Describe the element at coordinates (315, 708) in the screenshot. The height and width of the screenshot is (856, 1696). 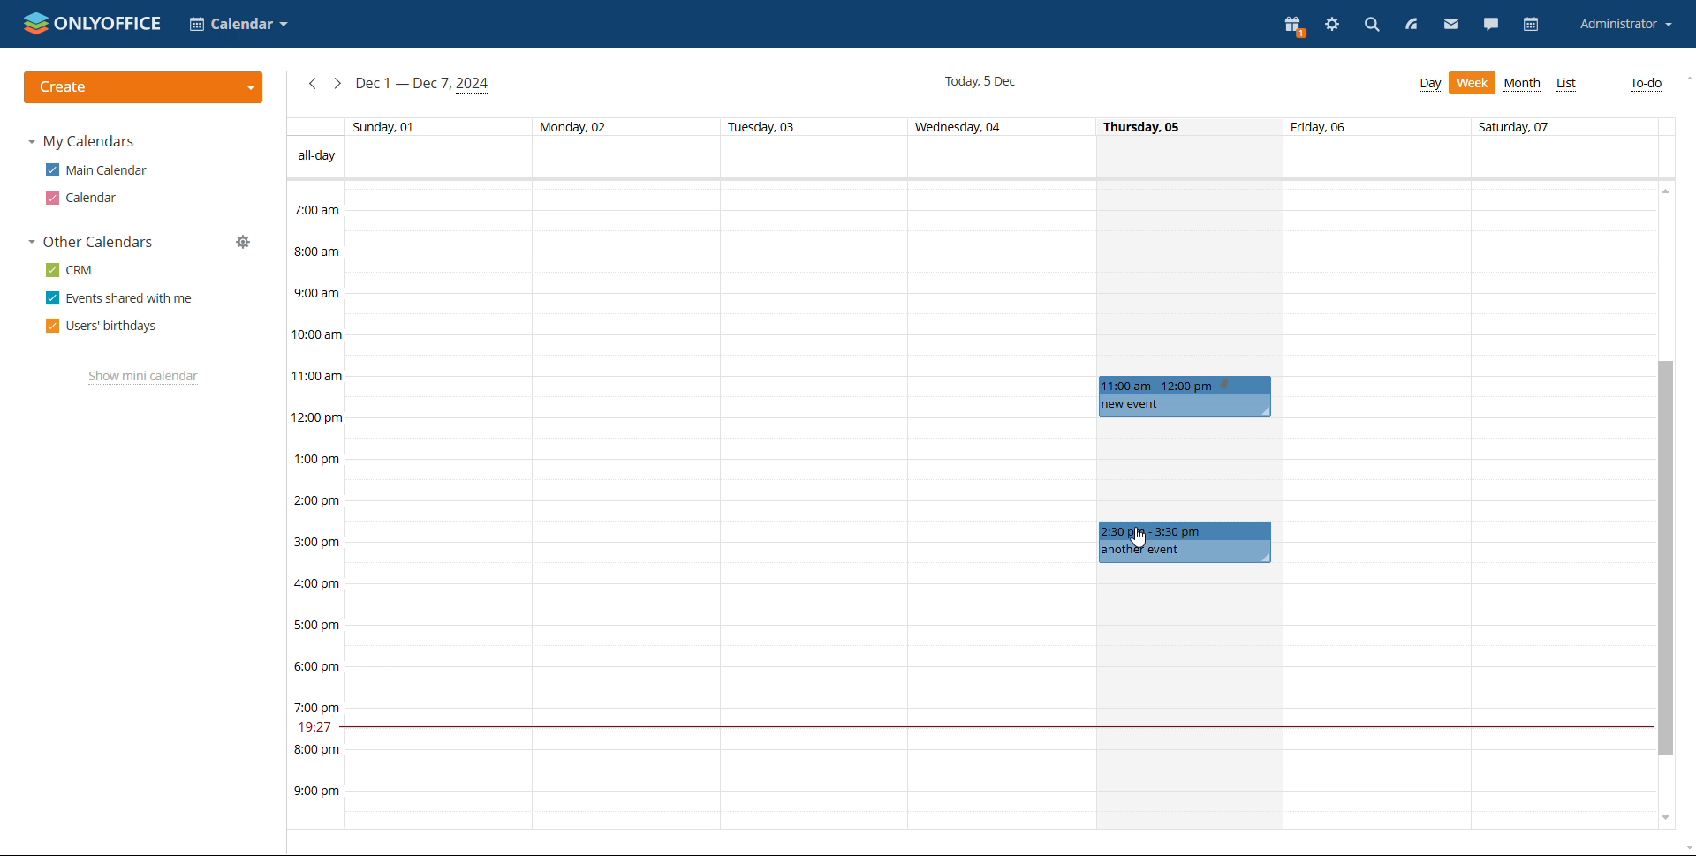
I see `7:00 pm` at that location.